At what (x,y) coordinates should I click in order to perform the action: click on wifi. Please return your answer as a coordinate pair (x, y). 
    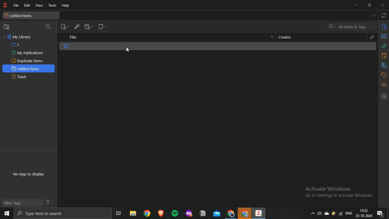
    Looking at the image, I should click on (341, 213).